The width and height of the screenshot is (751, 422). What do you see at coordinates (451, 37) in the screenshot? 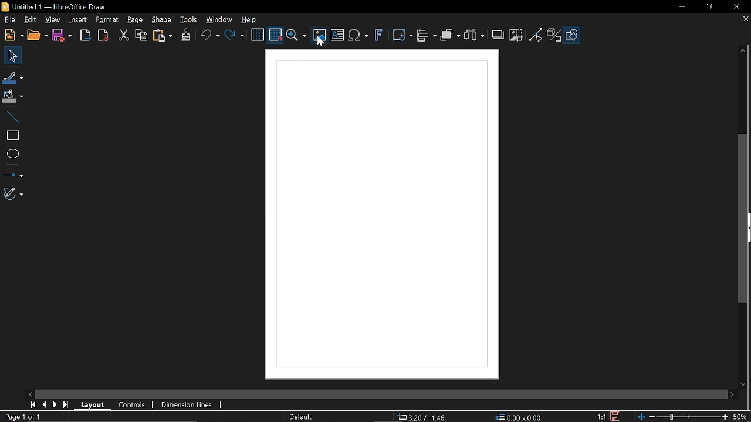
I see `Arrange` at bounding box center [451, 37].